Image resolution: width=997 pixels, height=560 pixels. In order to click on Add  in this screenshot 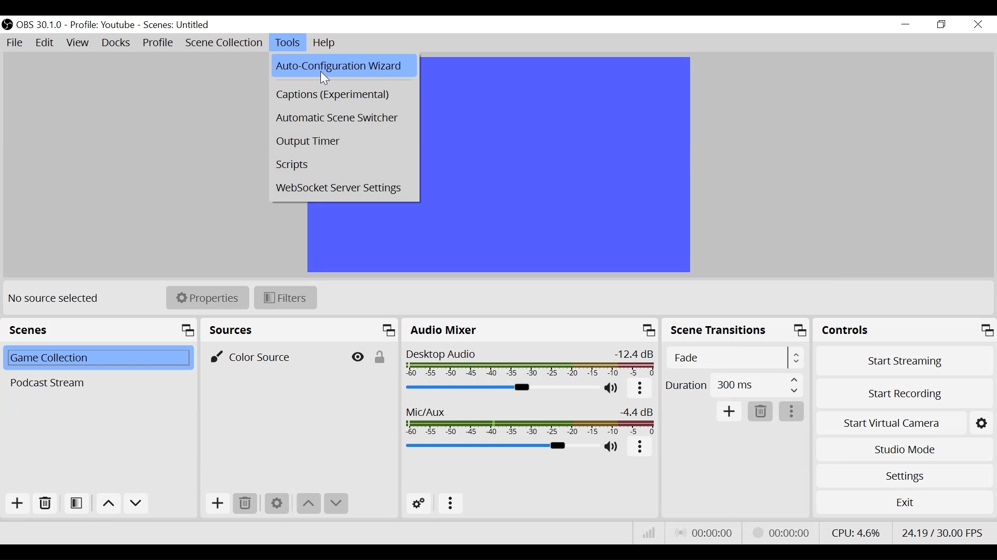, I will do `click(218, 505)`.